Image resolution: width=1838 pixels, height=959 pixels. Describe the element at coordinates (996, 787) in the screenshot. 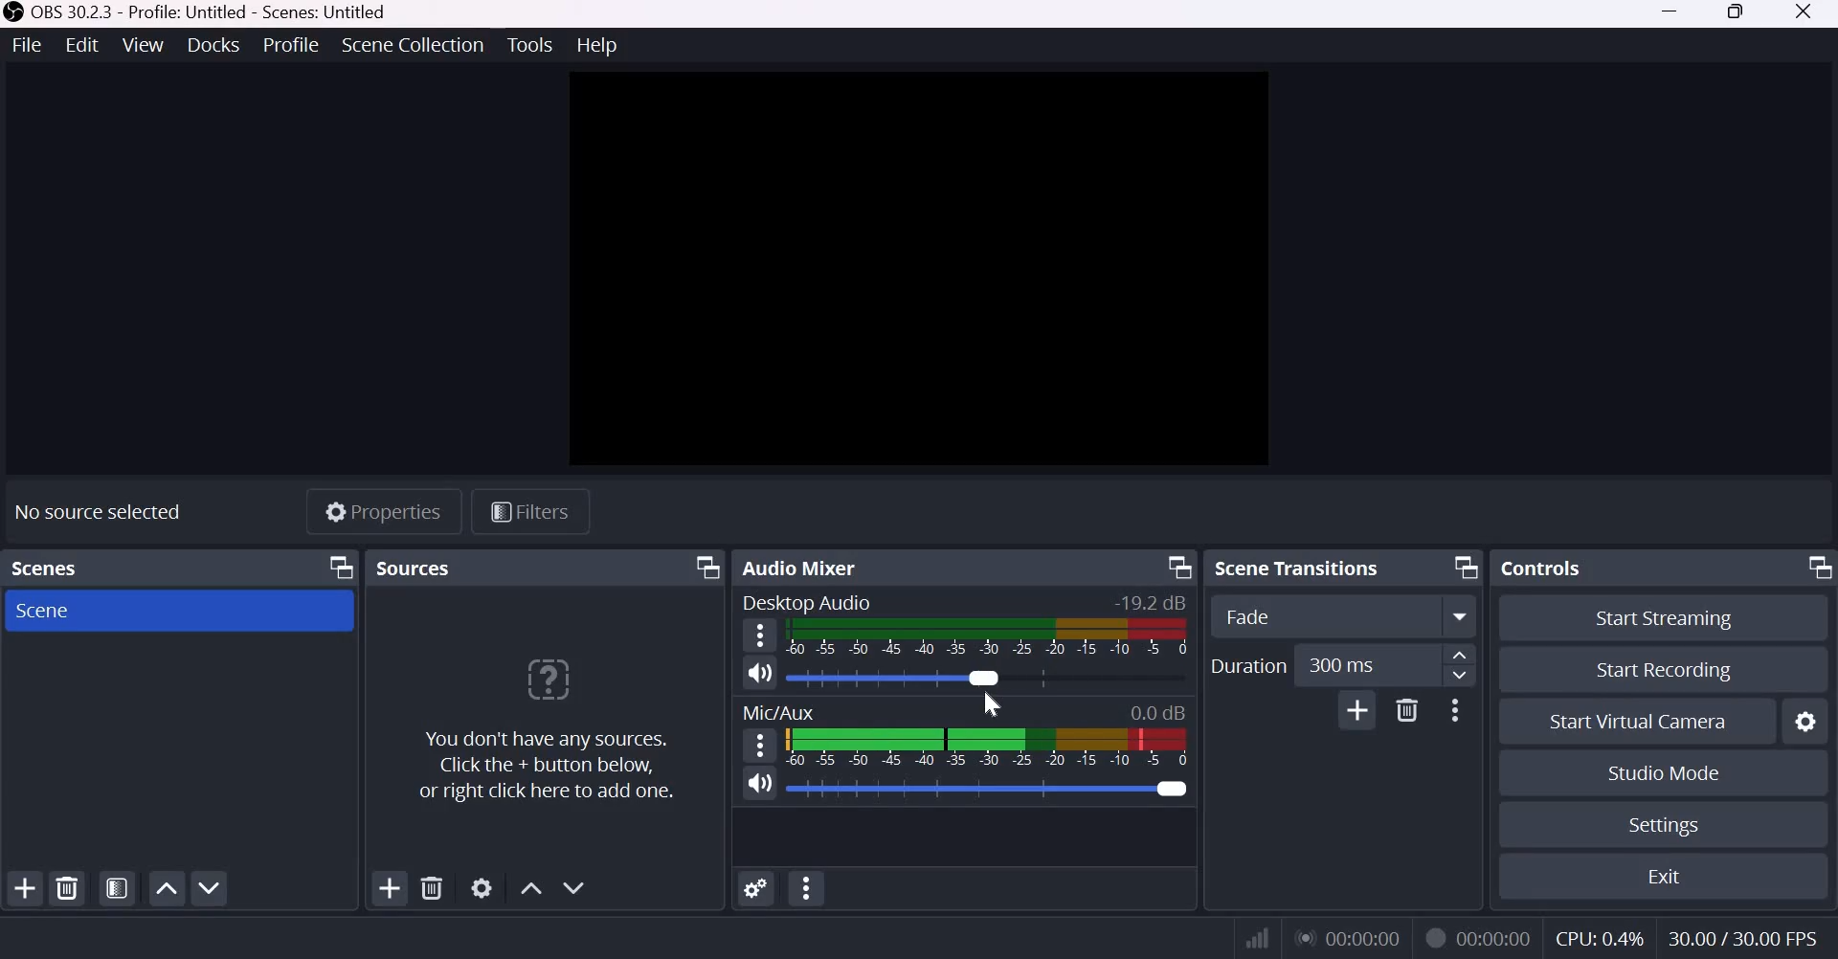

I see `Audio Slider` at that location.